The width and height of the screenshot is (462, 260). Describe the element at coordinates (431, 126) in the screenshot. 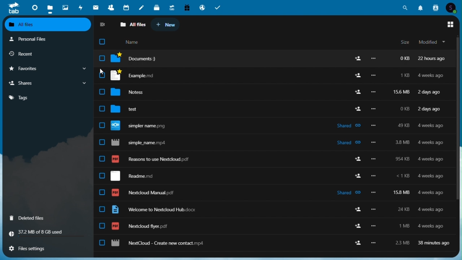

I see `4 weeks ago` at that location.